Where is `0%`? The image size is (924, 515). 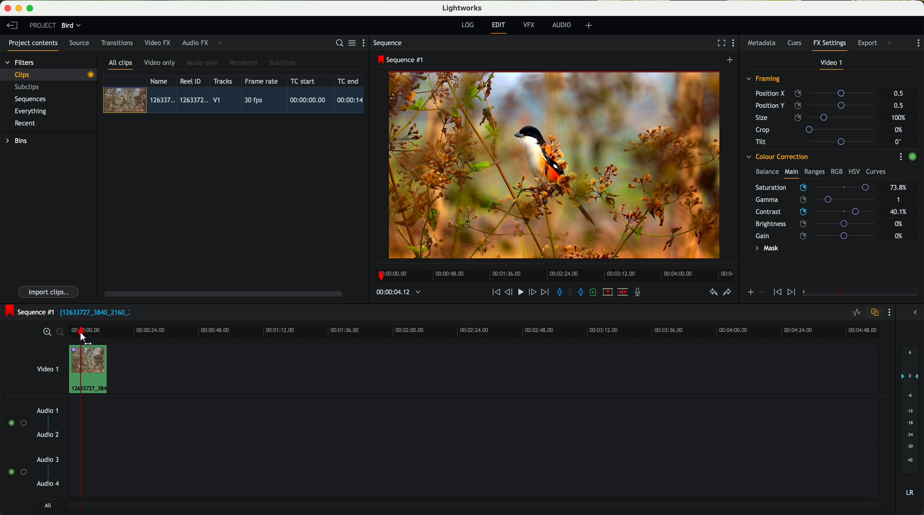
0% is located at coordinates (899, 223).